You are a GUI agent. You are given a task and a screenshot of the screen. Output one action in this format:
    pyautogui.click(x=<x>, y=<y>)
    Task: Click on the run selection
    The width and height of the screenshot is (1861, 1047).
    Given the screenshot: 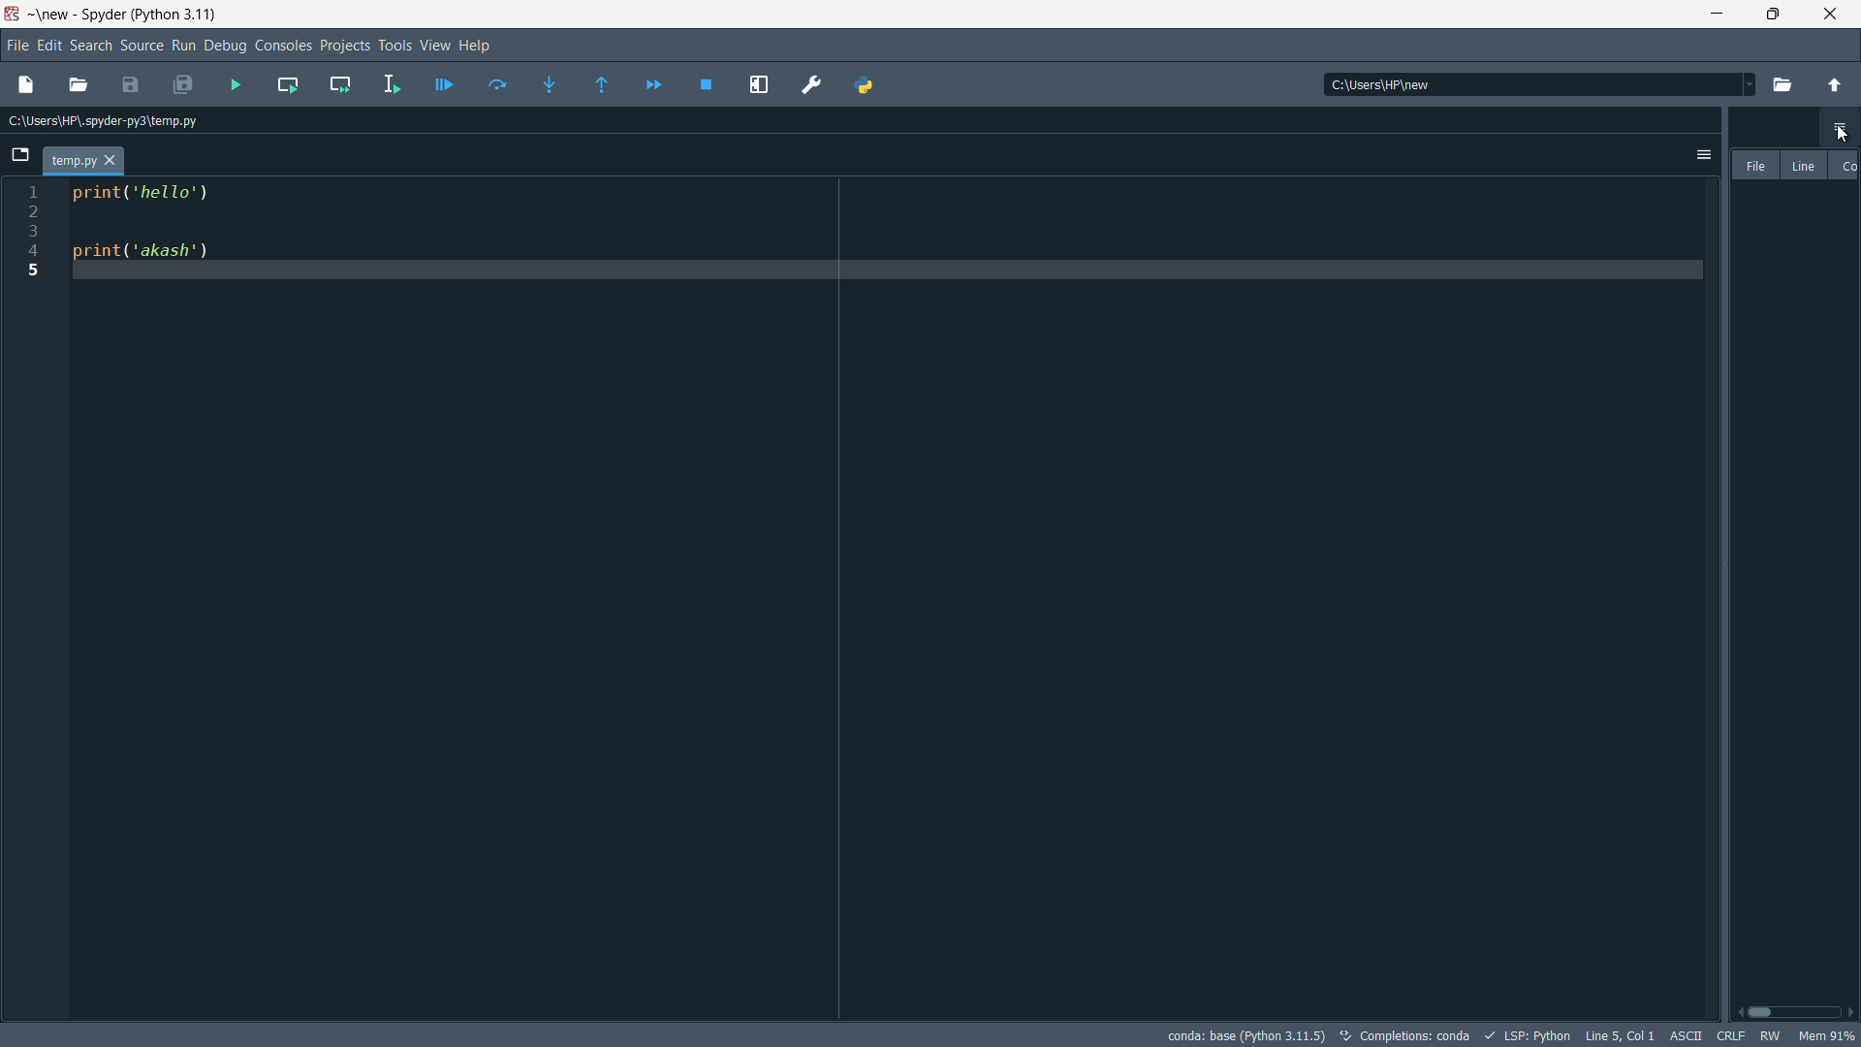 What is the action you would take?
    pyautogui.click(x=387, y=83)
    